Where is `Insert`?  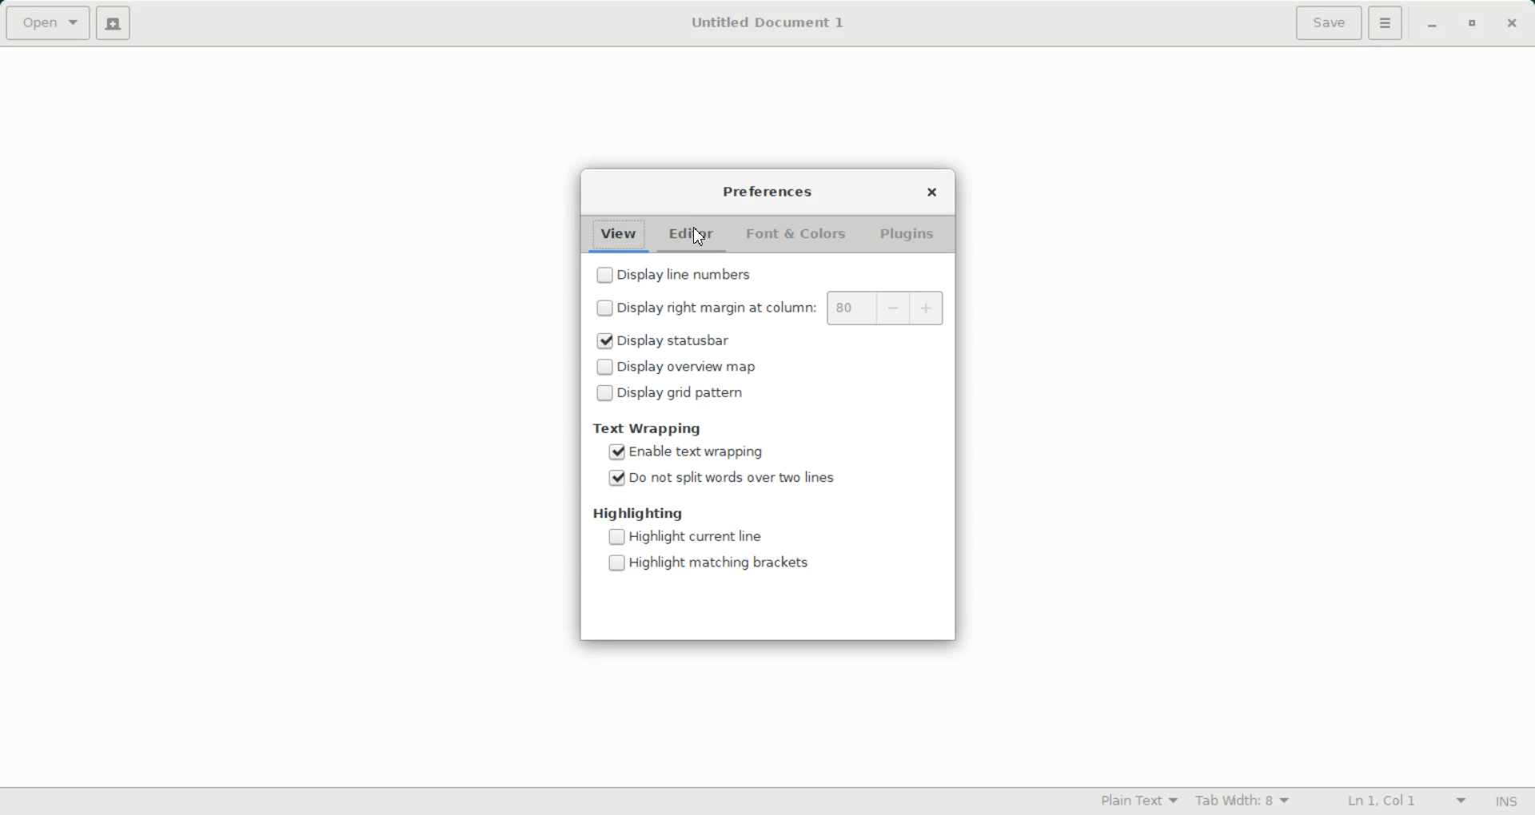 Insert is located at coordinates (1505, 802).